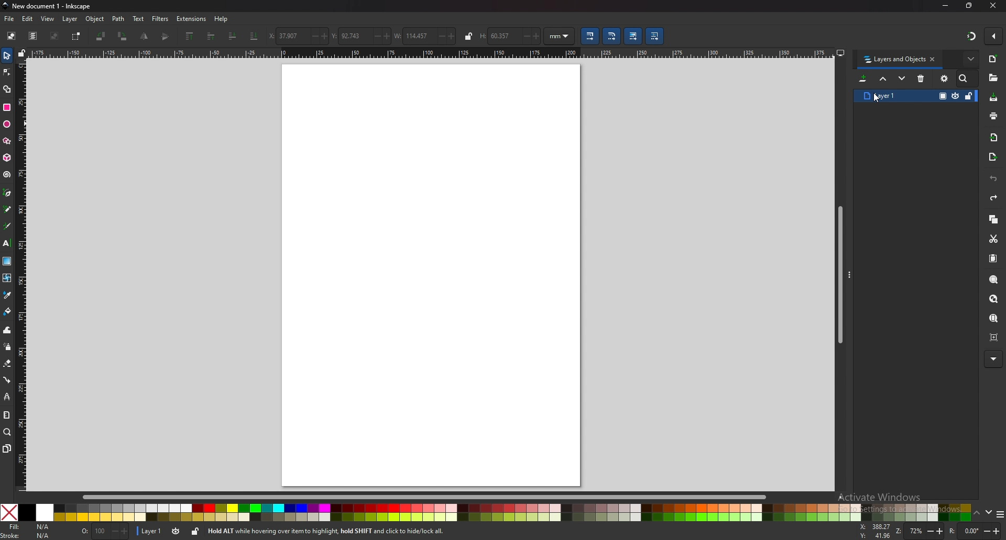  I want to click on rectangle, so click(7, 107).